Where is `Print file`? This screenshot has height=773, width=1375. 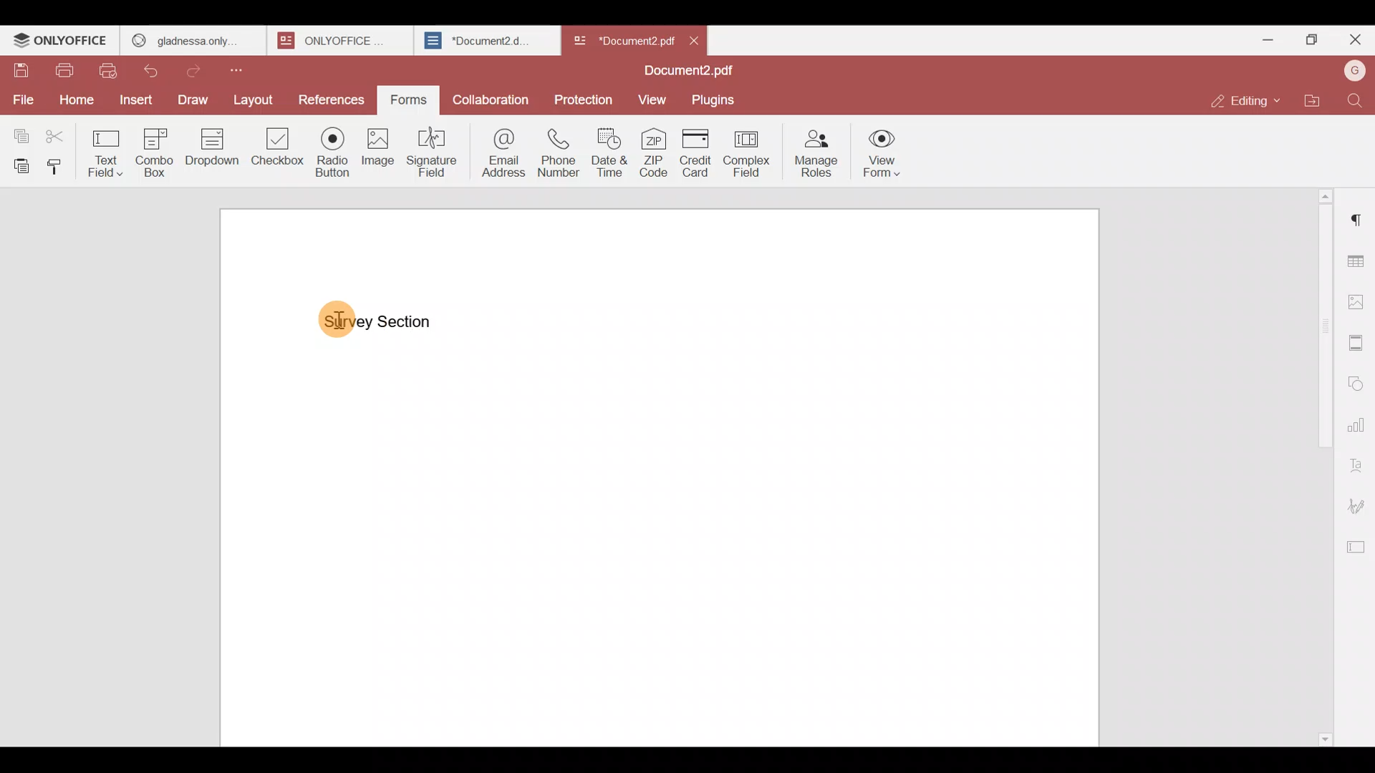 Print file is located at coordinates (59, 67).